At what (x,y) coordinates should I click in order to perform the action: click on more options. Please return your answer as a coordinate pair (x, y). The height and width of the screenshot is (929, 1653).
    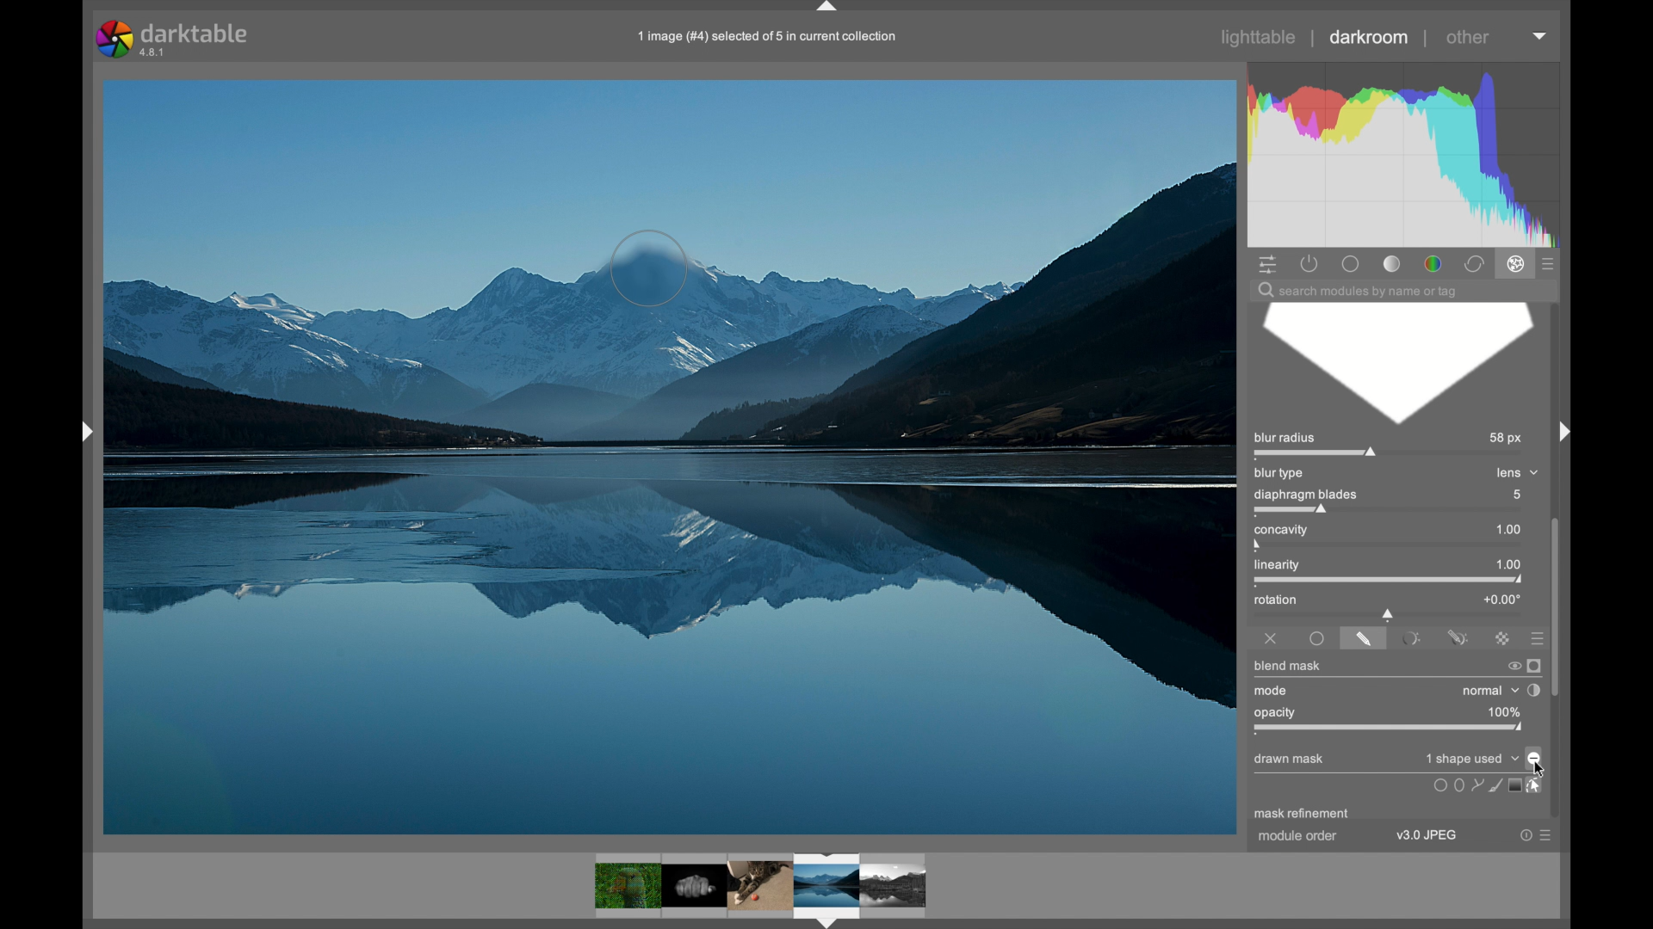
    Looking at the image, I should click on (1544, 837).